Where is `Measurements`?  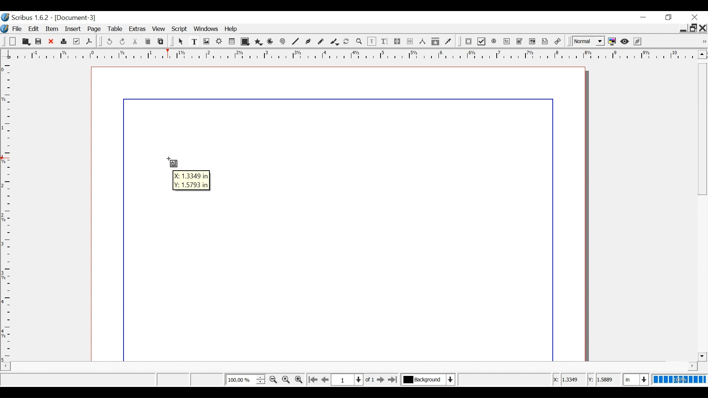
Measurements is located at coordinates (422, 42).